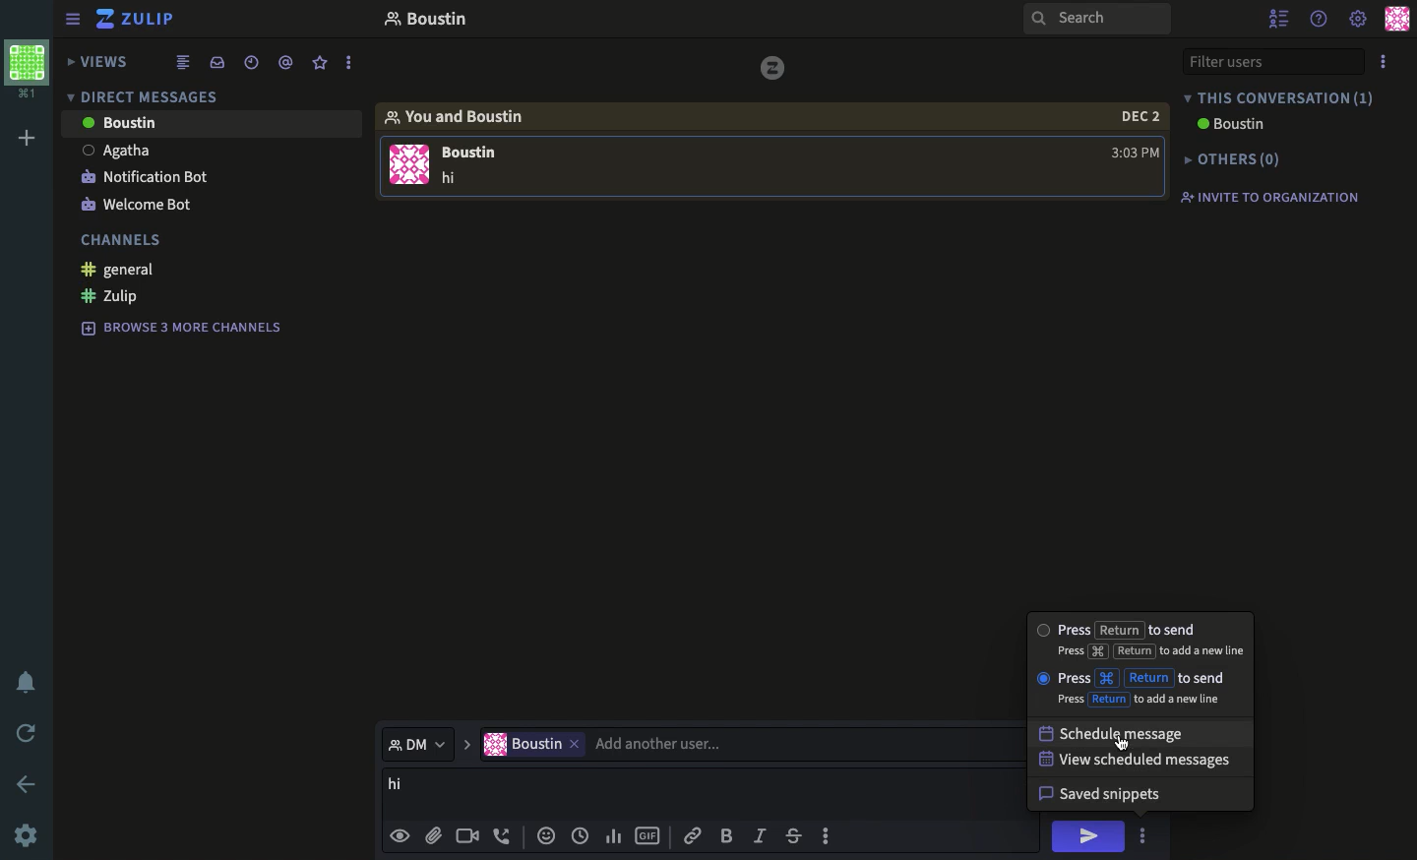 This screenshot has width=1417, height=860. I want to click on sidebar, so click(73, 21).